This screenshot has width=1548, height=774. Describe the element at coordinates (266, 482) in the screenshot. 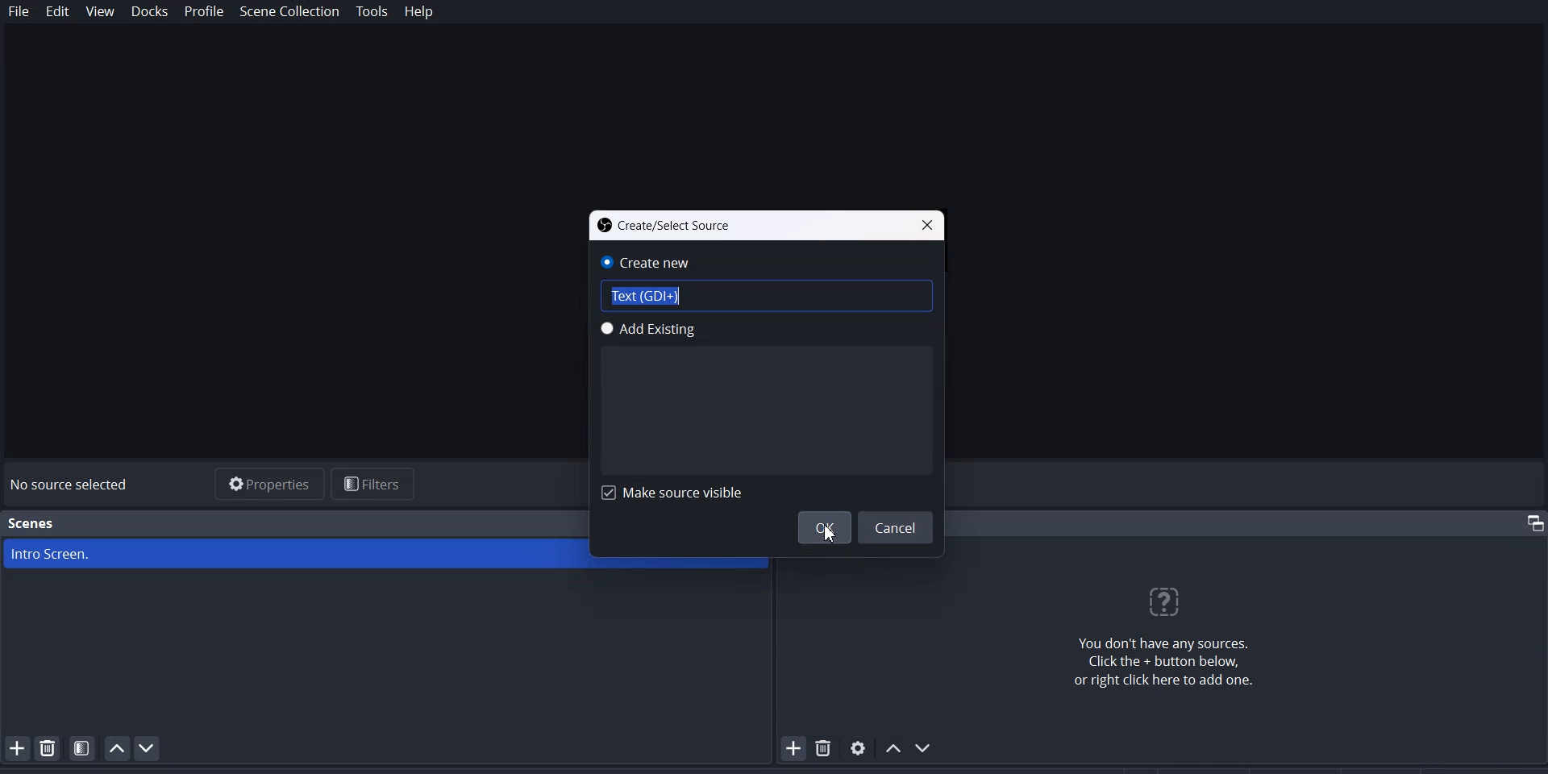

I see `Properties` at that location.